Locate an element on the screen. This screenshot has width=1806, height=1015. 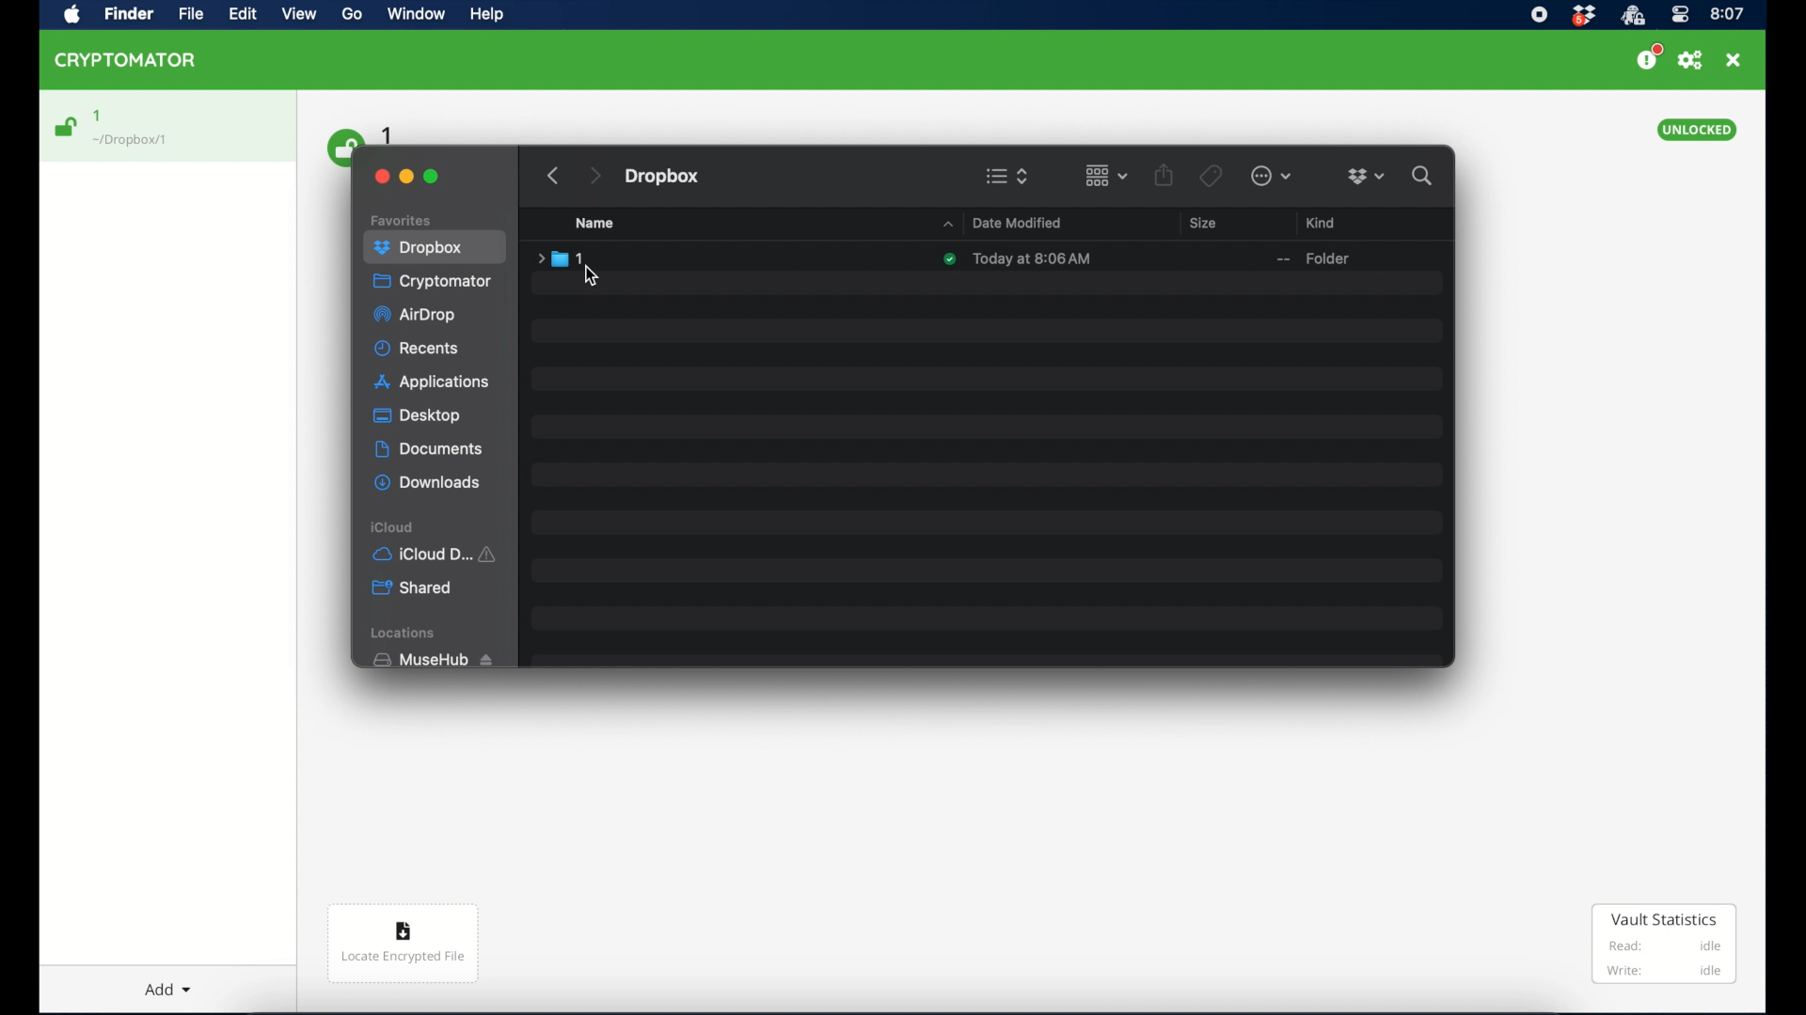
more options is located at coordinates (1272, 176).